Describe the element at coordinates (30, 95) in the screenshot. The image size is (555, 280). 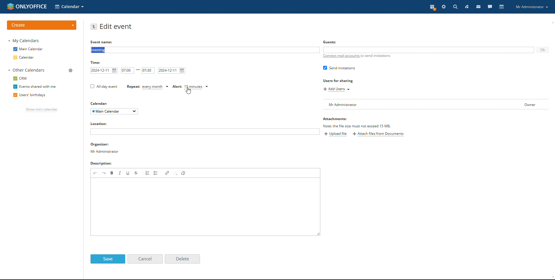
I see `users' birthdays` at that location.